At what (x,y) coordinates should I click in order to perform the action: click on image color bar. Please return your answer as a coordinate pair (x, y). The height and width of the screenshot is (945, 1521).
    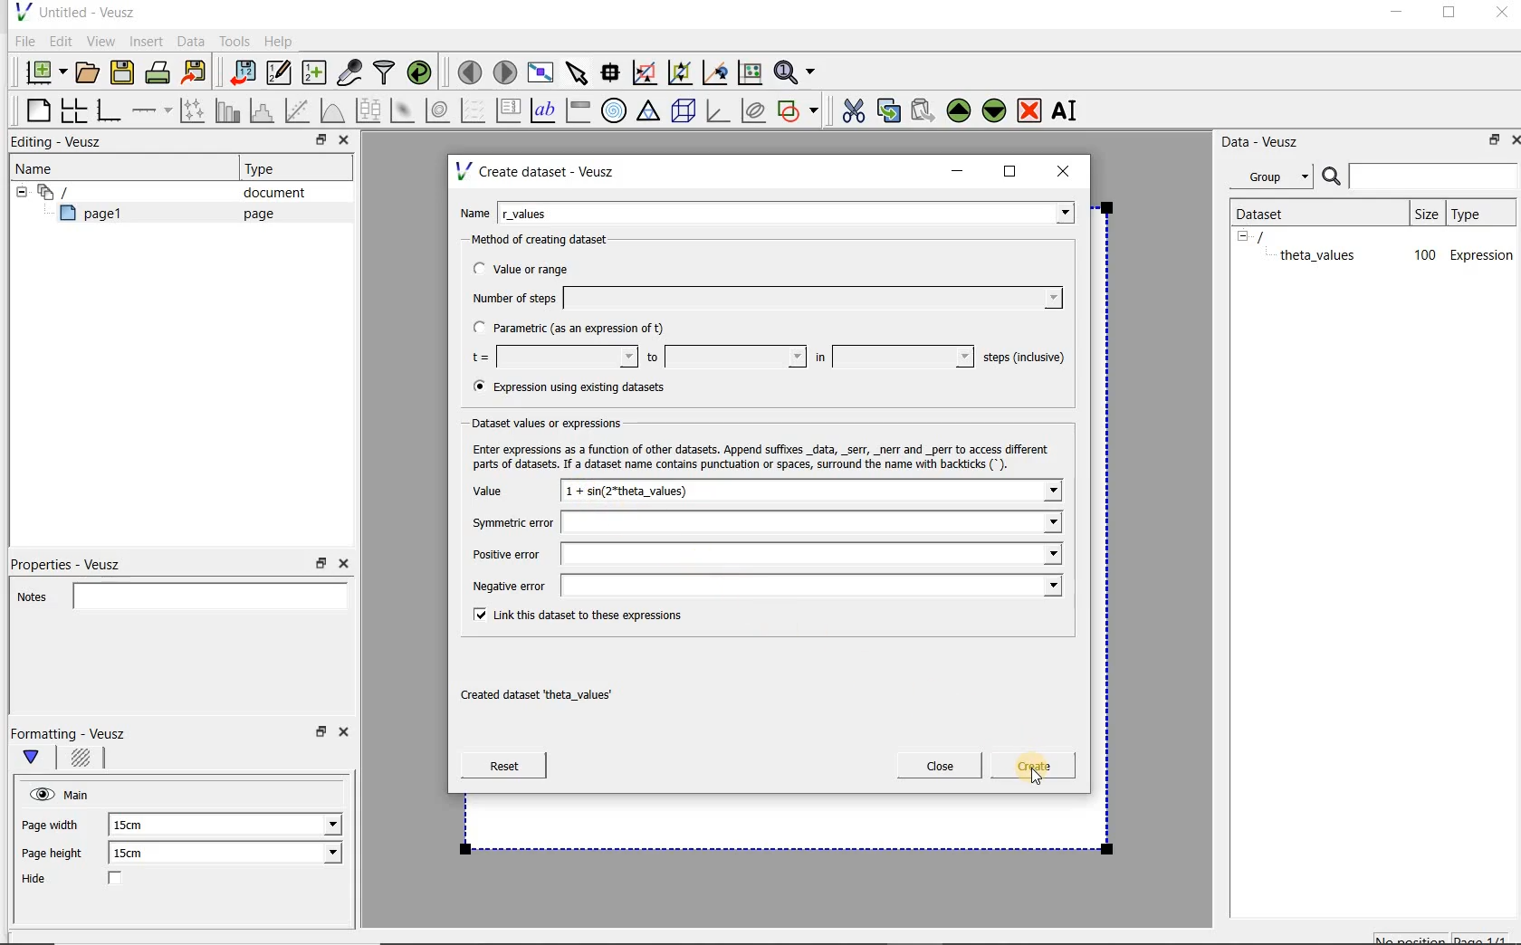
    Looking at the image, I should click on (578, 110).